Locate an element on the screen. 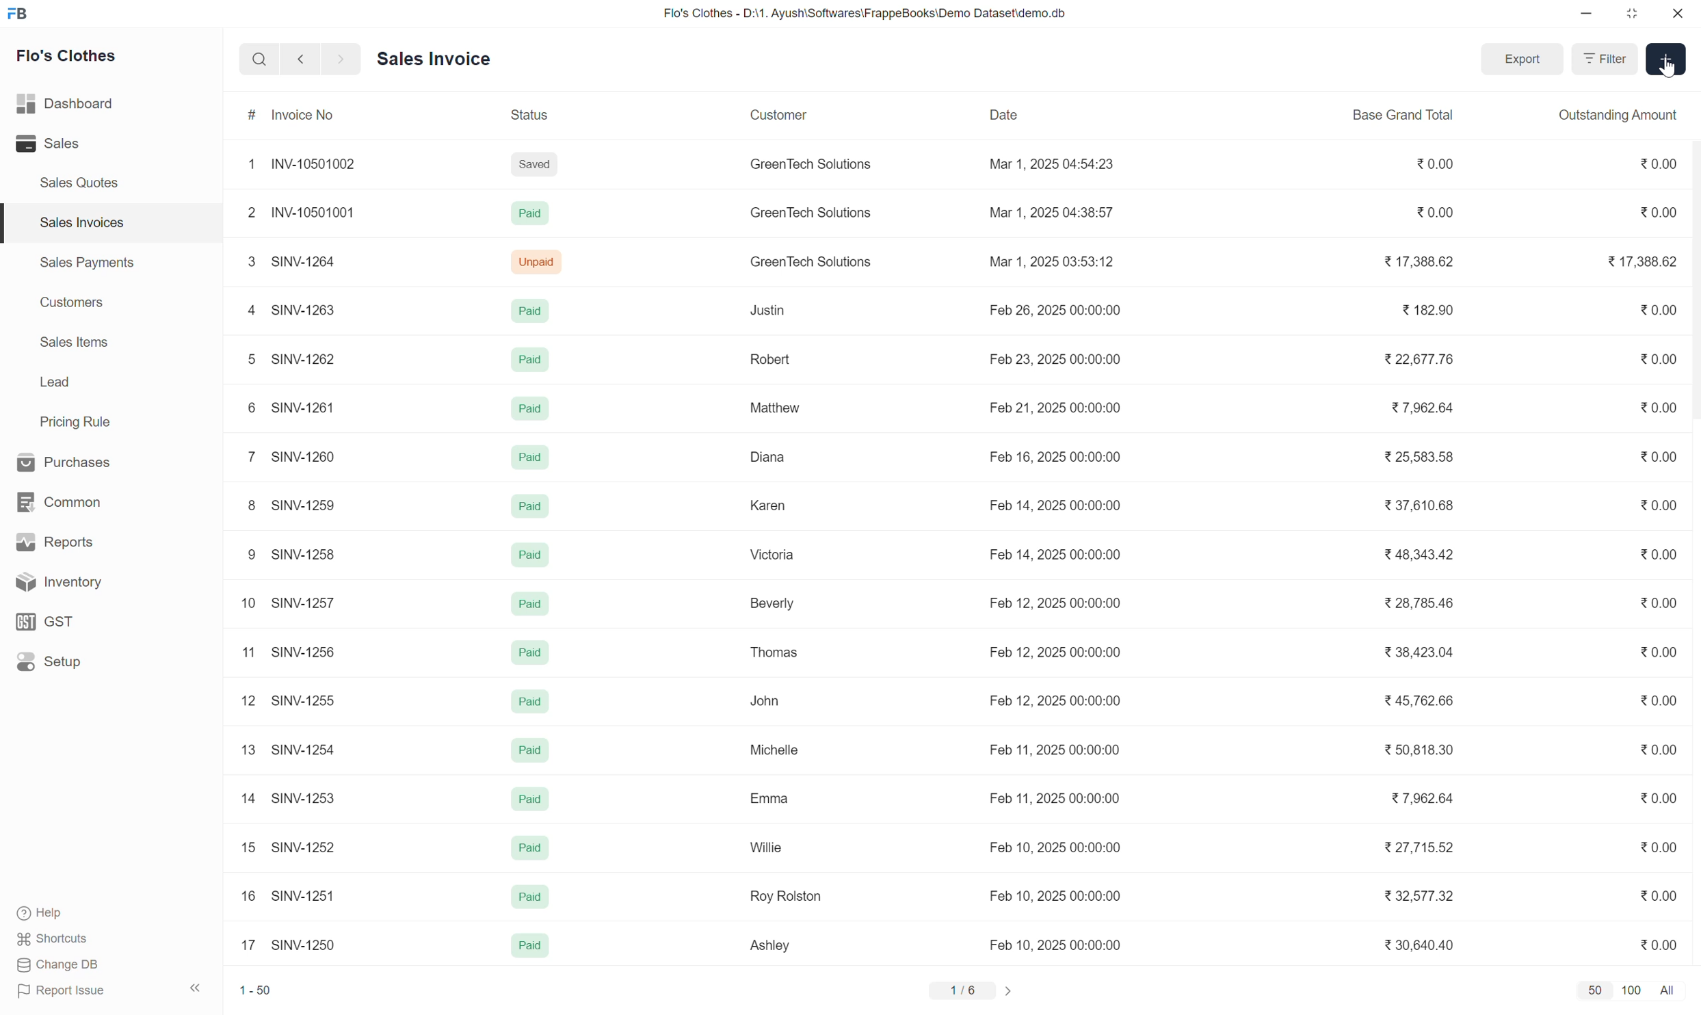 Image resolution: width=1701 pixels, height=1015 pixels. Reports  is located at coordinates (92, 540).